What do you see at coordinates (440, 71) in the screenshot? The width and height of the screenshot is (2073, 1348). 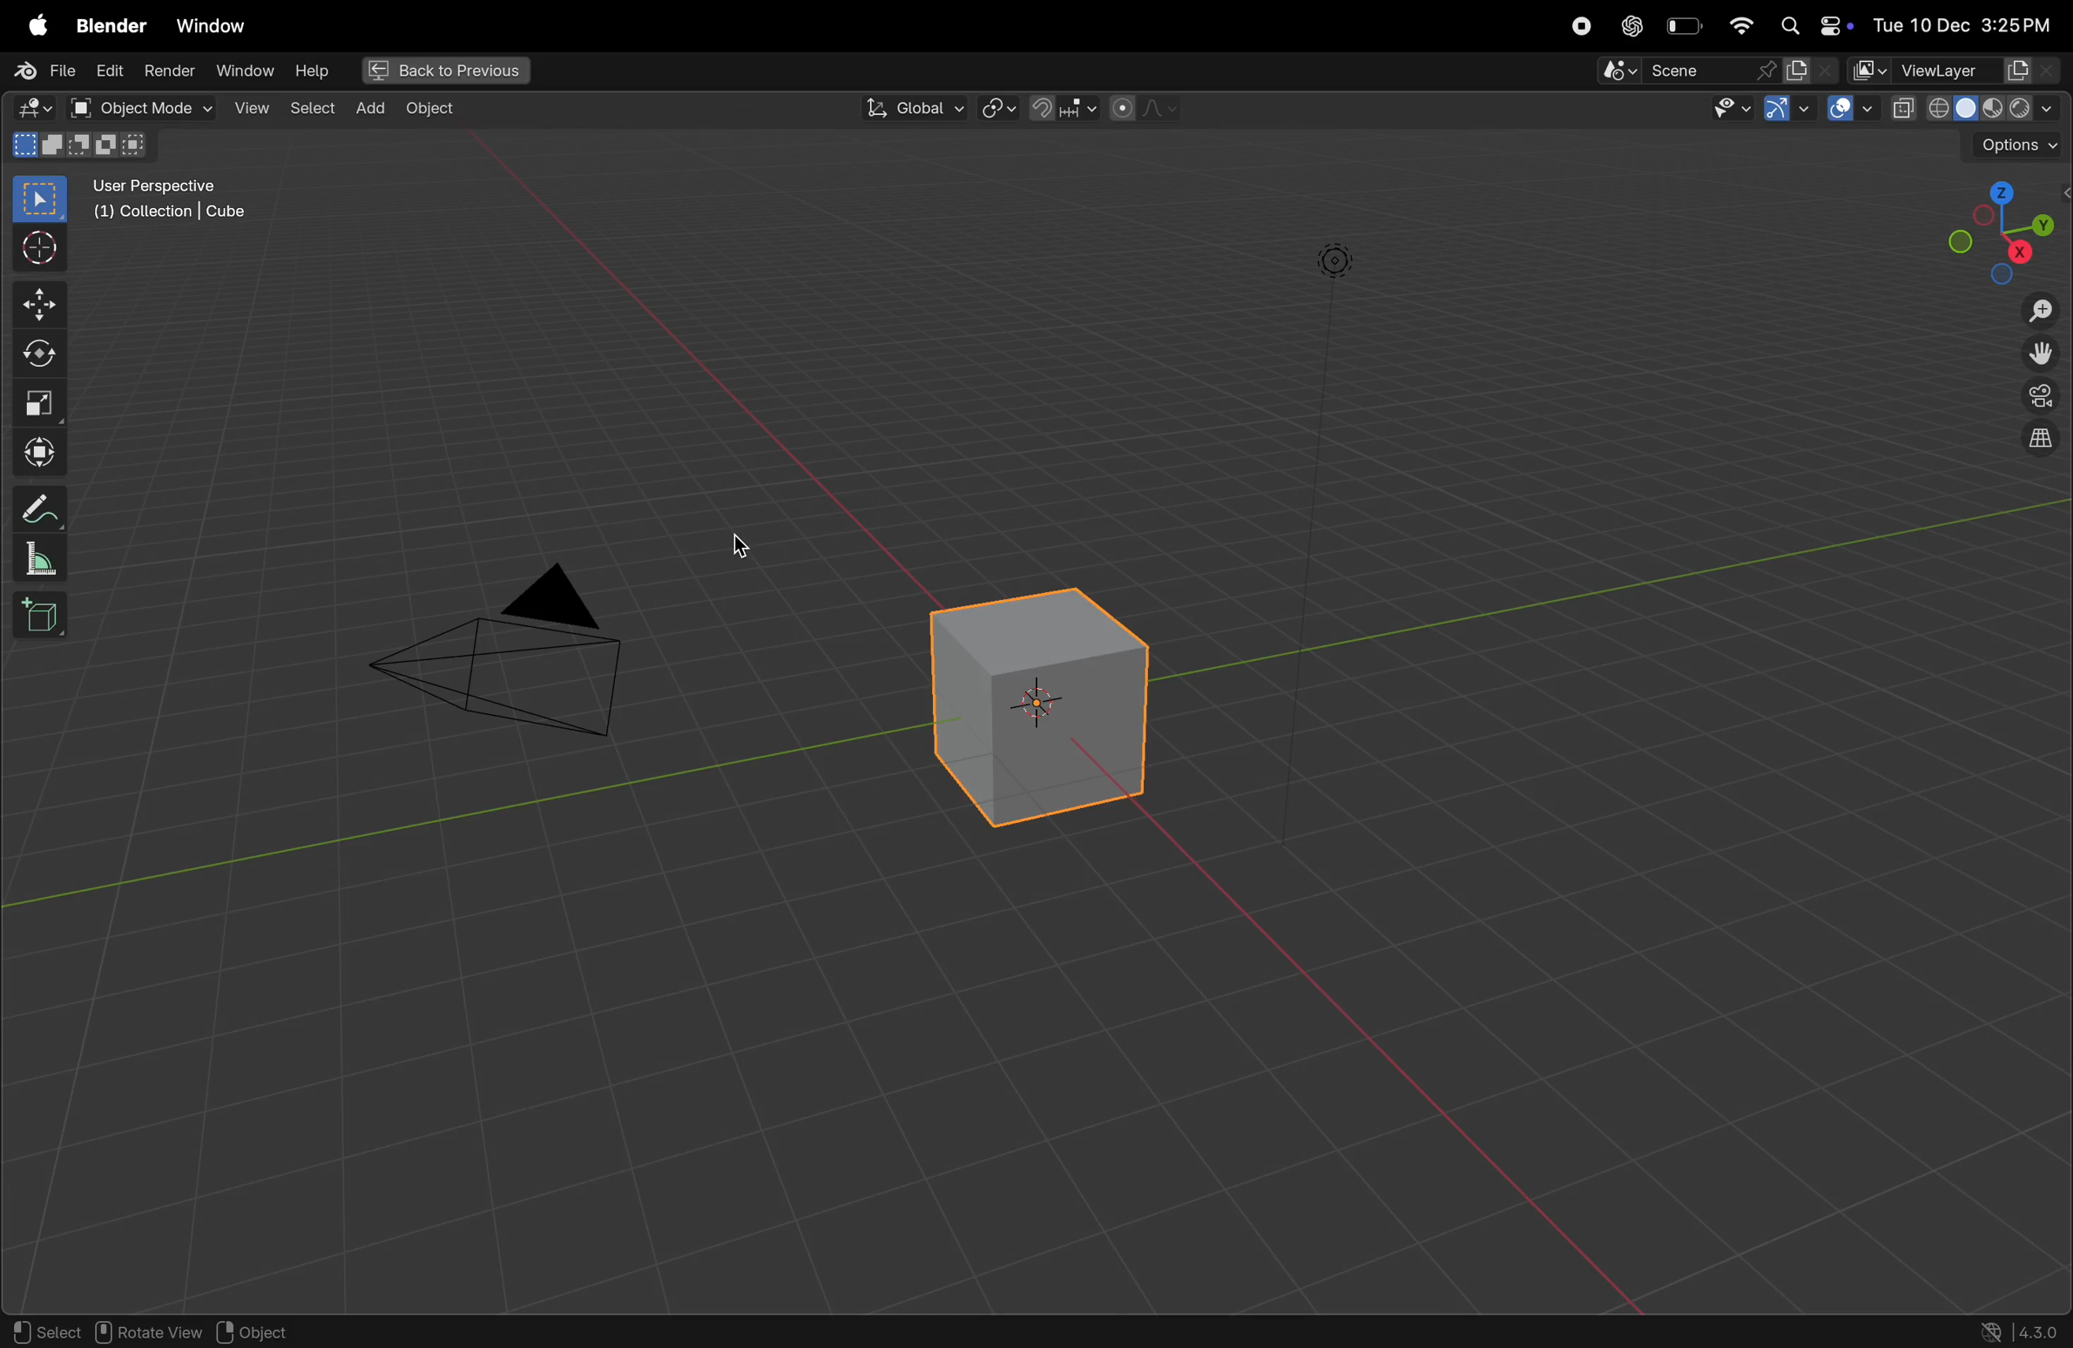 I see `Back to previous` at bounding box center [440, 71].